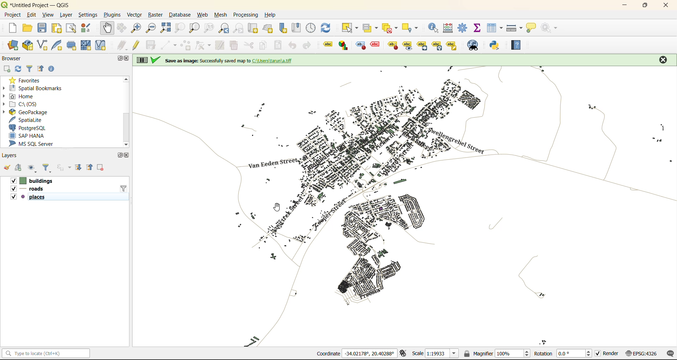 The height and width of the screenshot is (360, 677). Describe the element at coordinates (87, 28) in the screenshot. I see `style manager` at that location.